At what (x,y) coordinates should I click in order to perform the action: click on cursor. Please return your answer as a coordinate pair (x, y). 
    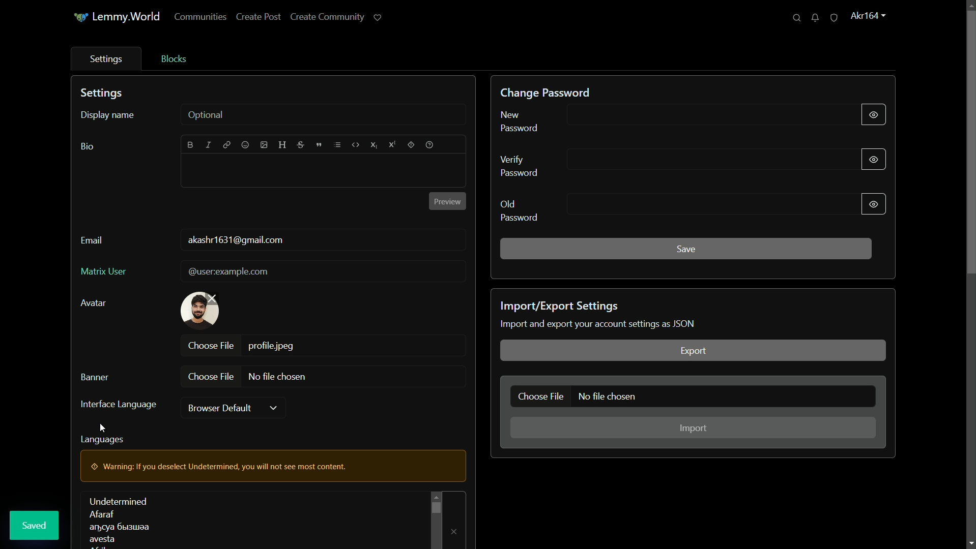
    Looking at the image, I should click on (105, 429).